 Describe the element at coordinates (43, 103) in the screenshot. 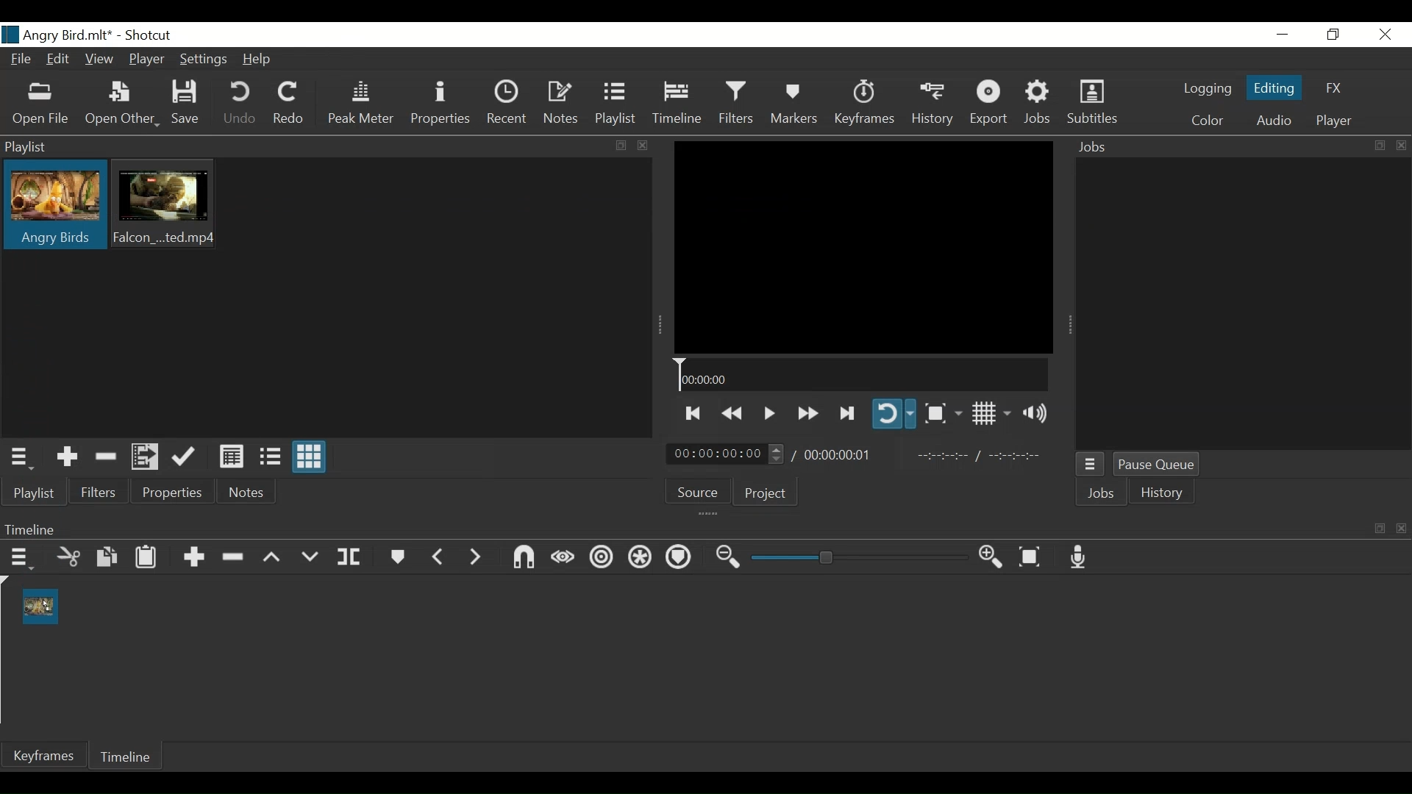

I see `Open File` at that location.